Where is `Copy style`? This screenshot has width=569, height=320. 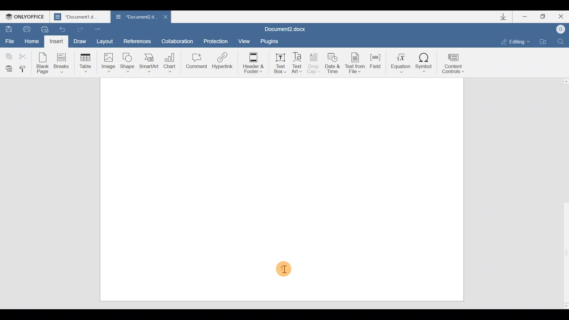 Copy style is located at coordinates (25, 69).